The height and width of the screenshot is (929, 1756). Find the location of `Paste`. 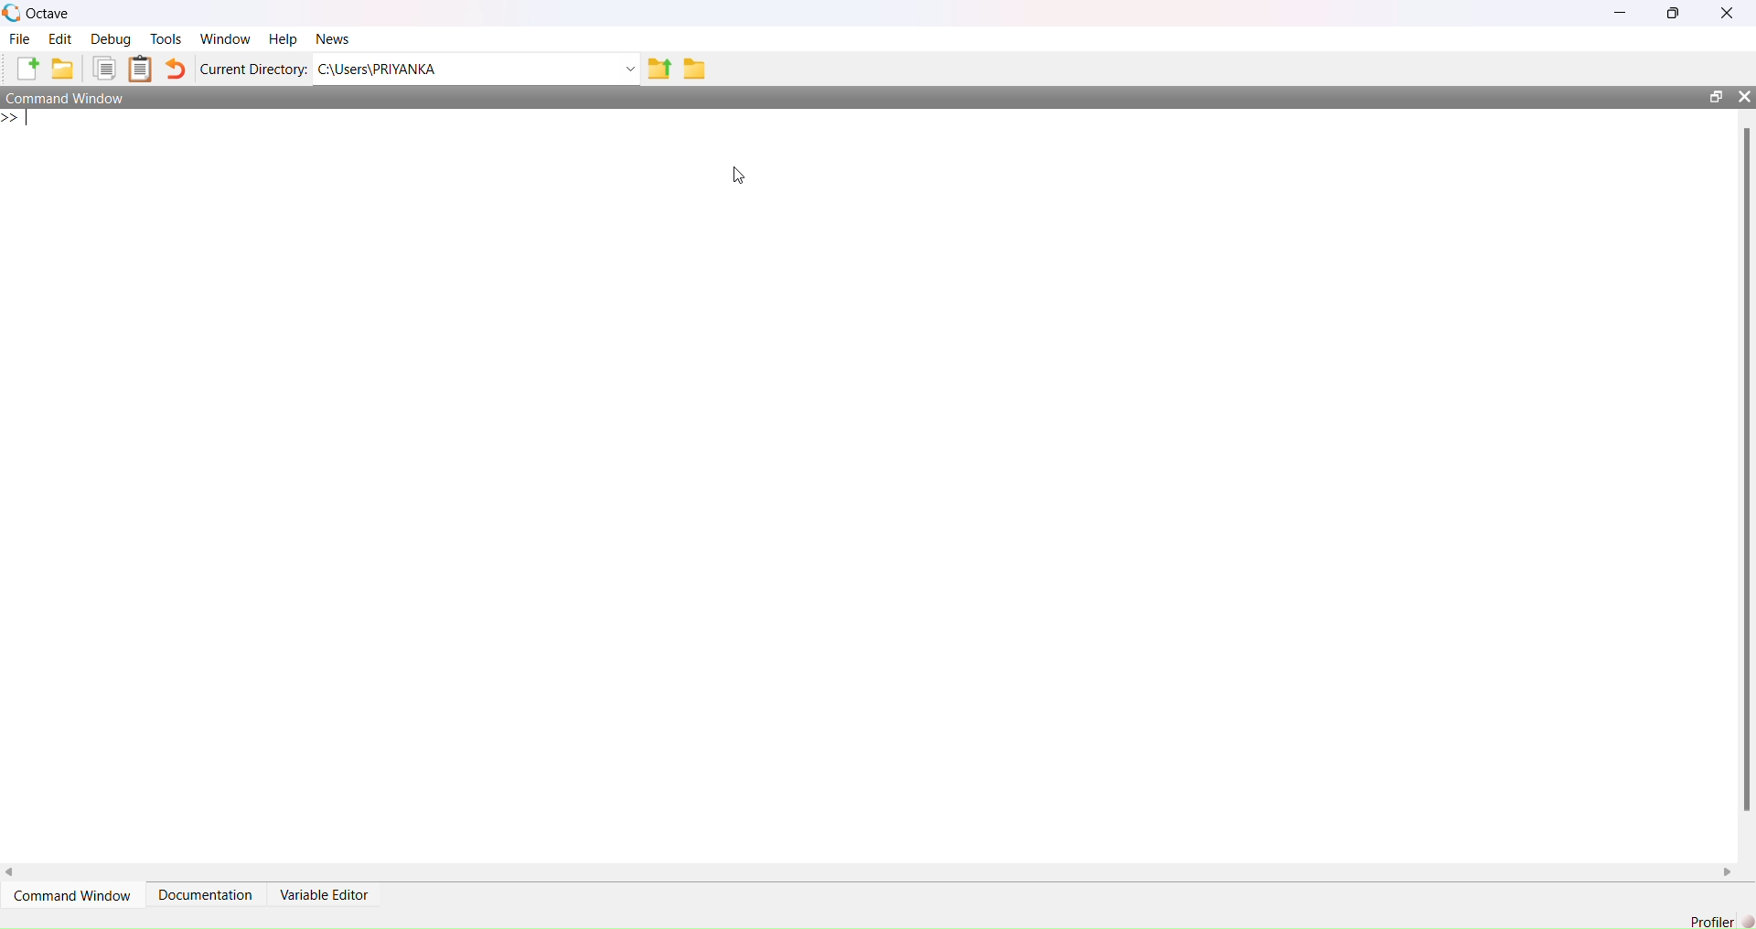

Paste is located at coordinates (141, 69).